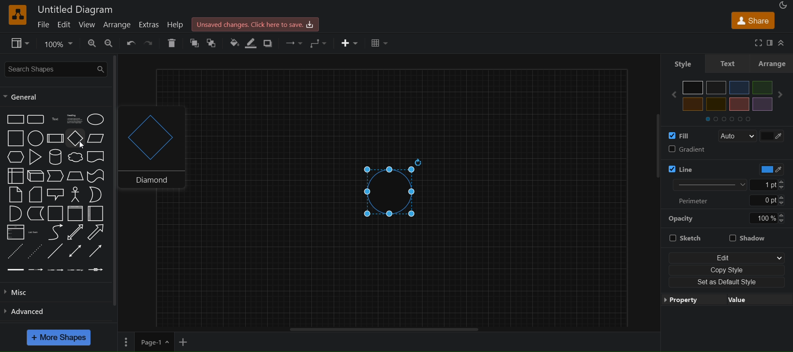 This screenshot has height=352, width=793. I want to click on fullscreen, so click(756, 43).